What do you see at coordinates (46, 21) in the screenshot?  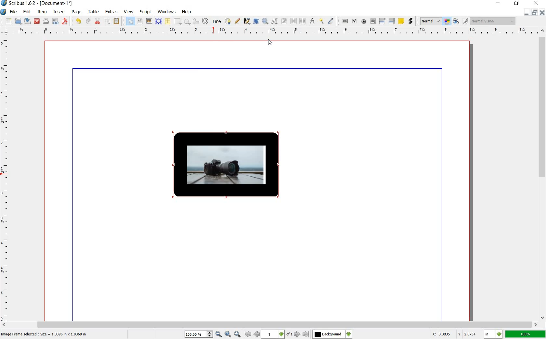 I see `print` at bounding box center [46, 21].